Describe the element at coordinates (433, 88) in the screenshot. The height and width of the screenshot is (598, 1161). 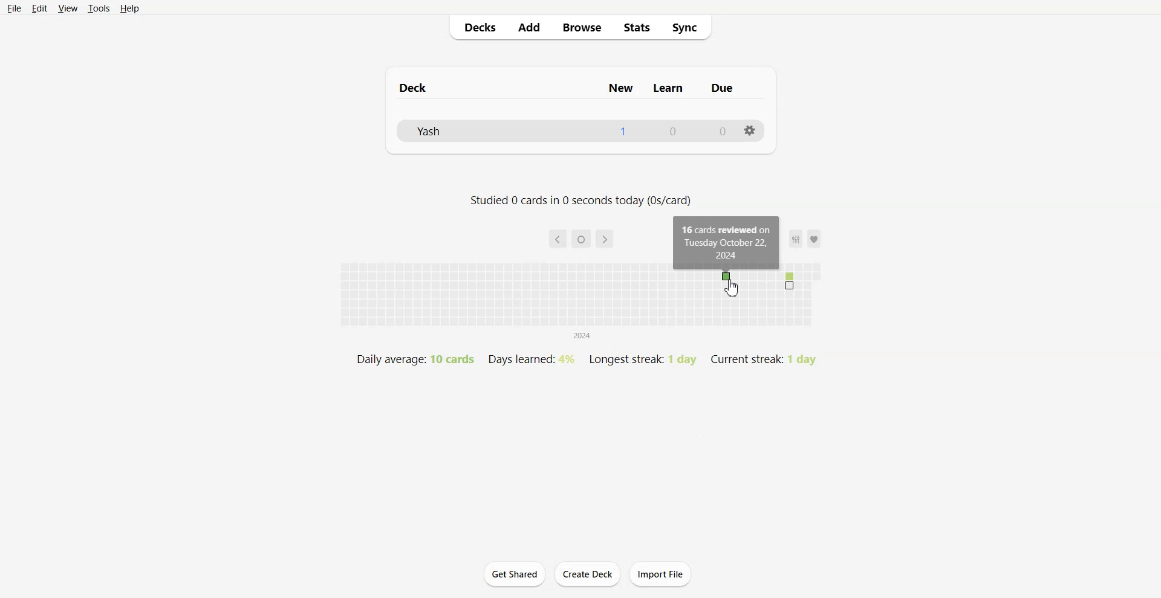
I see `deck` at that location.